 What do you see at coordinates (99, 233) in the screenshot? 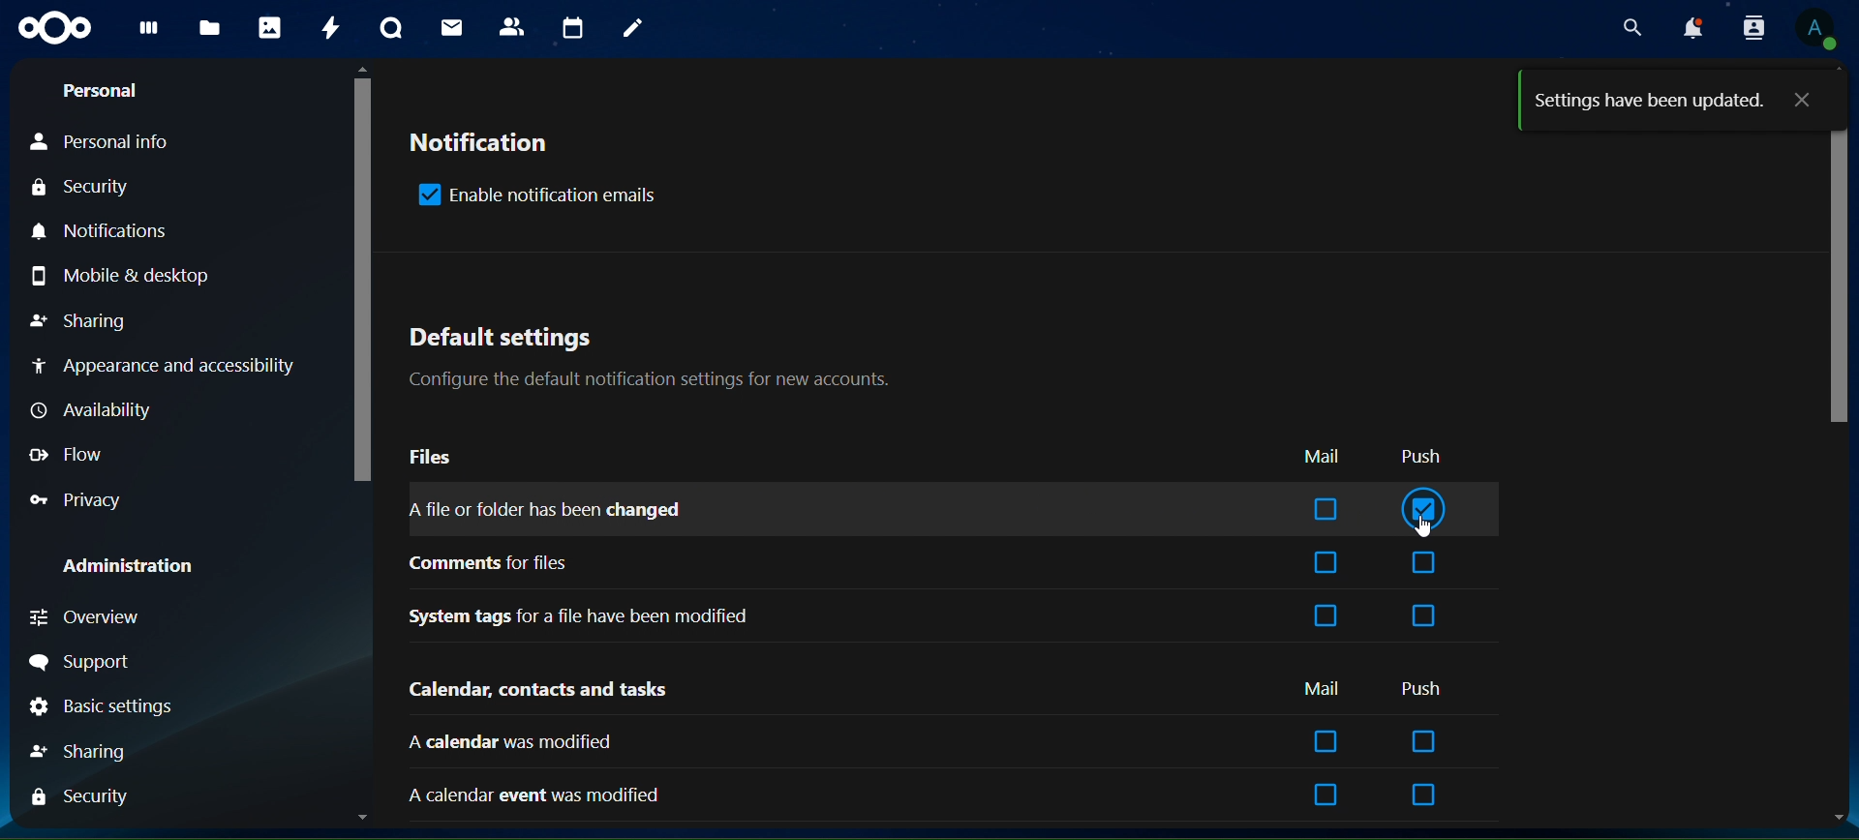
I see `notifications` at bounding box center [99, 233].